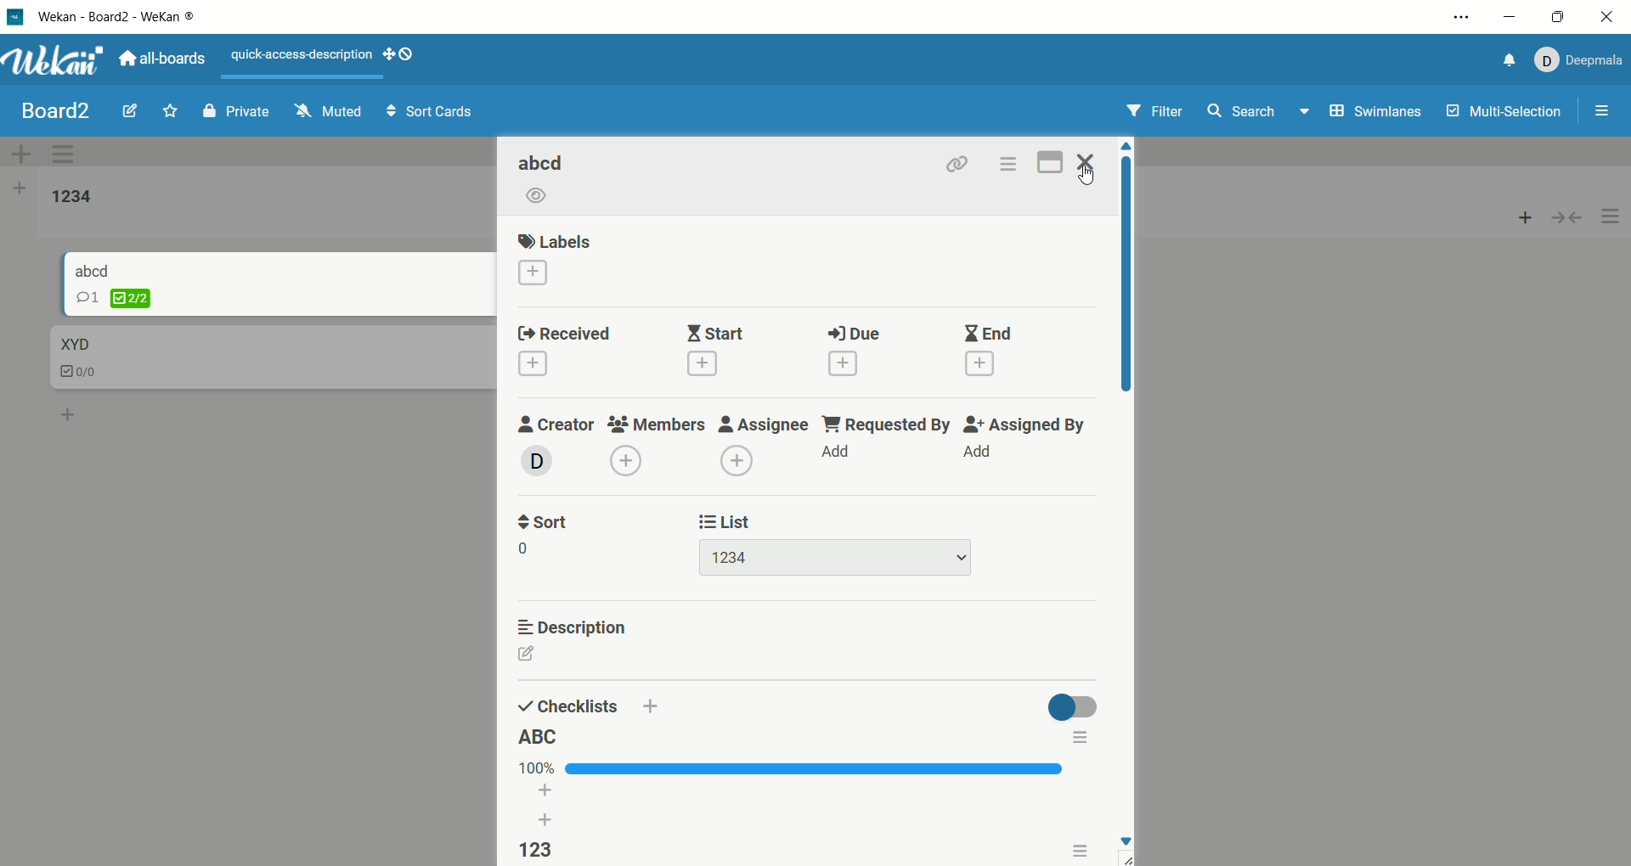 The height and width of the screenshot is (866, 1631). Describe the element at coordinates (854, 342) in the screenshot. I see `due` at that location.